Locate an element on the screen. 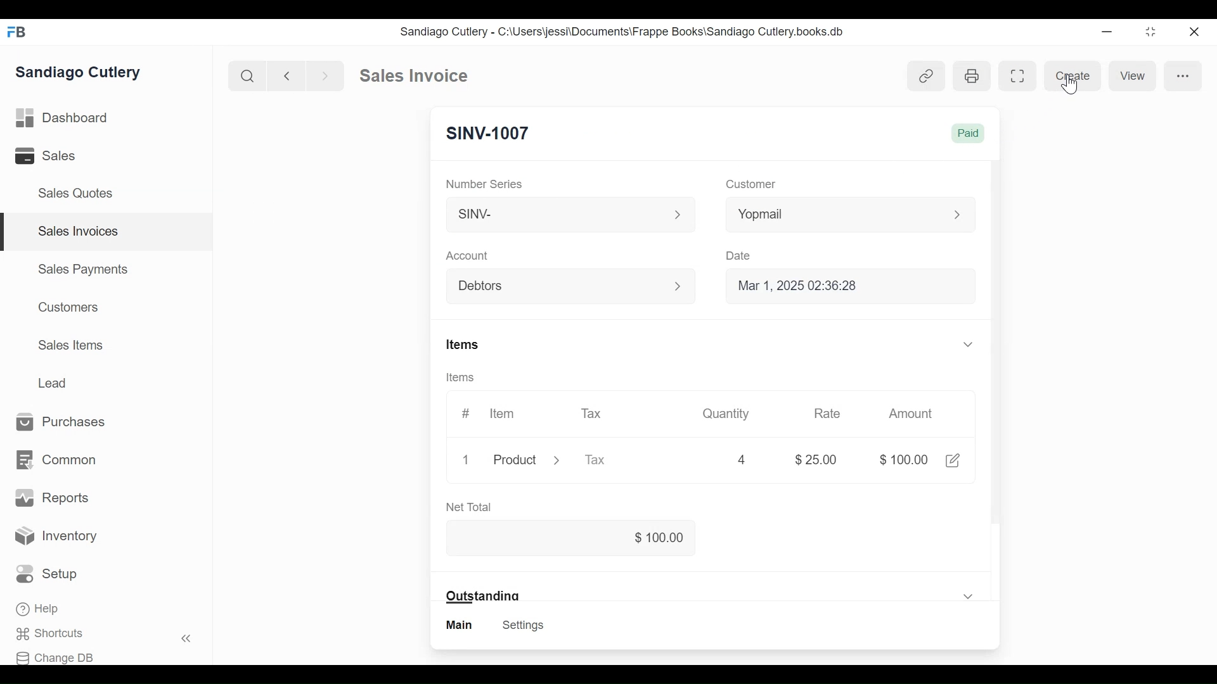 The width and height of the screenshot is (1217, 684). Search is located at coordinates (247, 75).